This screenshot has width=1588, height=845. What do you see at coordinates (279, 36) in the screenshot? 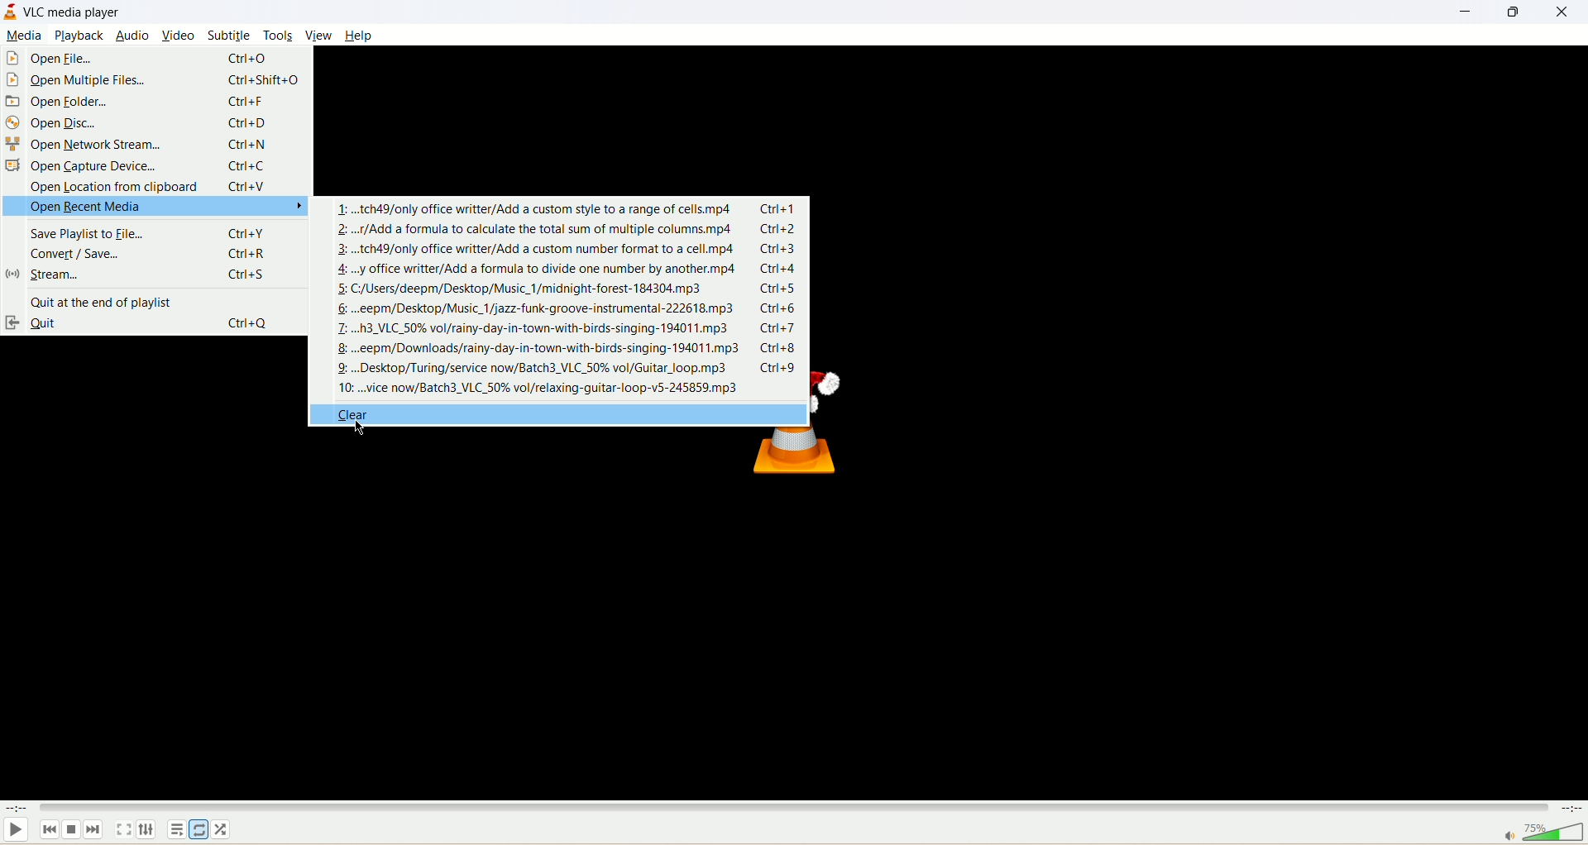
I see `tools` at bounding box center [279, 36].